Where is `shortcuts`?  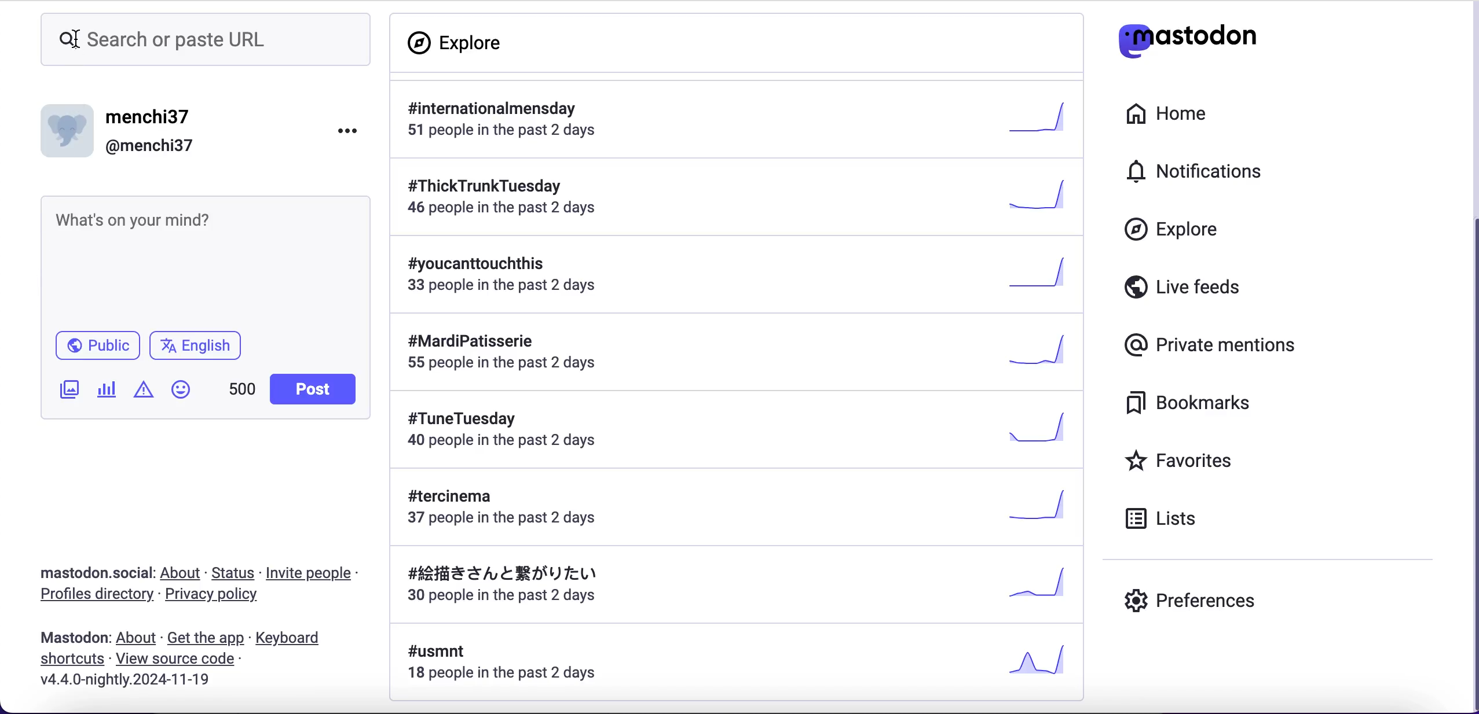 shortcuts is located at coordinates (73, 660).